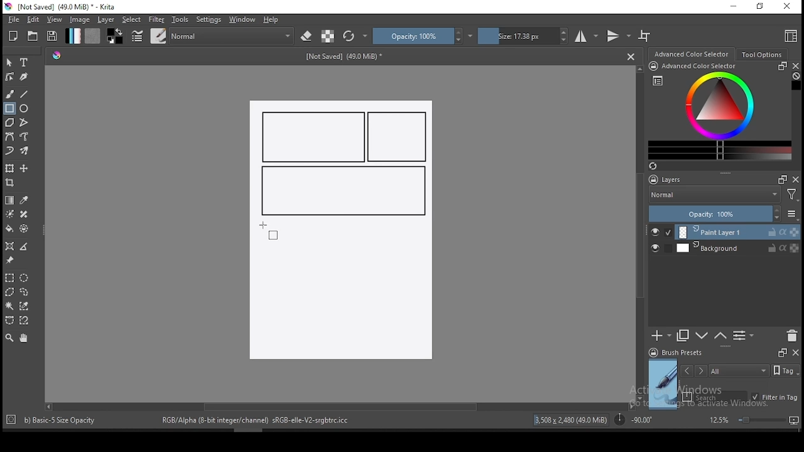 The height and width of the screenshot is (452, 804). What do you see at coordinates (57, 55) in the screenshot?
I see `Hue` at bounding box center [57, 55].